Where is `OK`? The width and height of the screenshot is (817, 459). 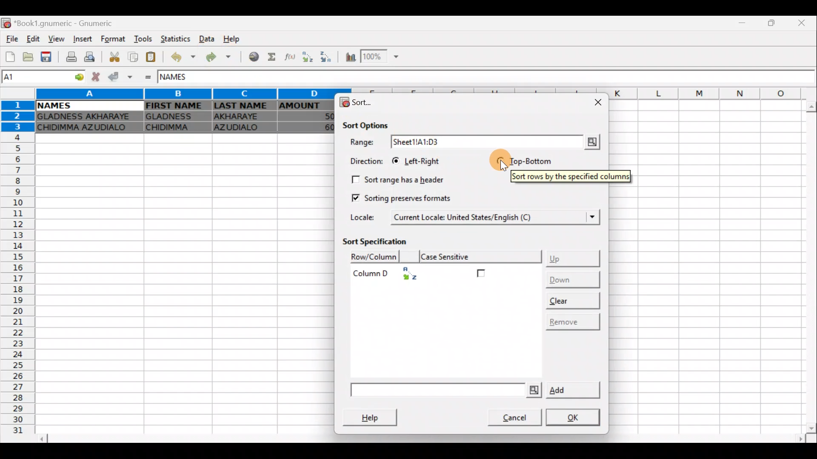
OK is located at coordinates (574, 418).